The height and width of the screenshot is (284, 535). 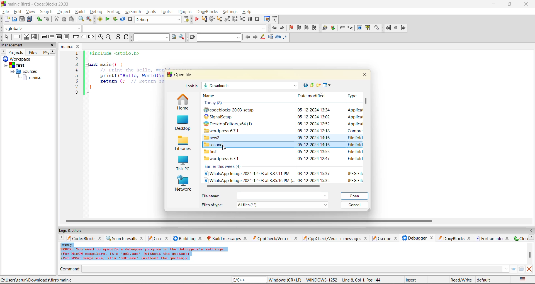 I want to click on wordpress-6.7.1, so click(x=222, y=159).